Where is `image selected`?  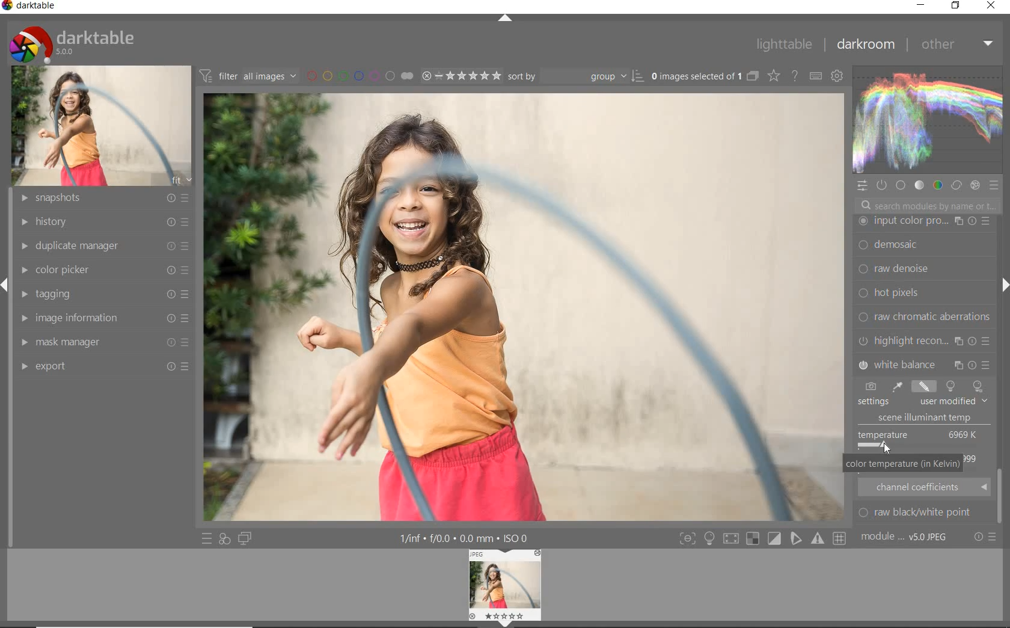
image selected is located at coordinates (524, 308).